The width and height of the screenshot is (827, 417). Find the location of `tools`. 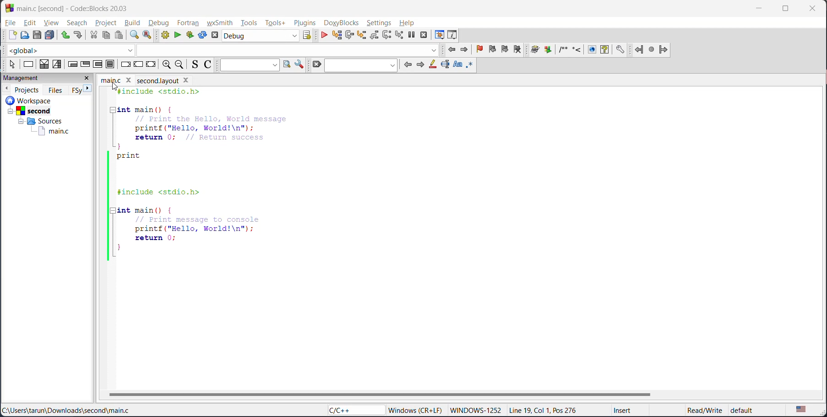

tools is located at coordinates (249, 23).